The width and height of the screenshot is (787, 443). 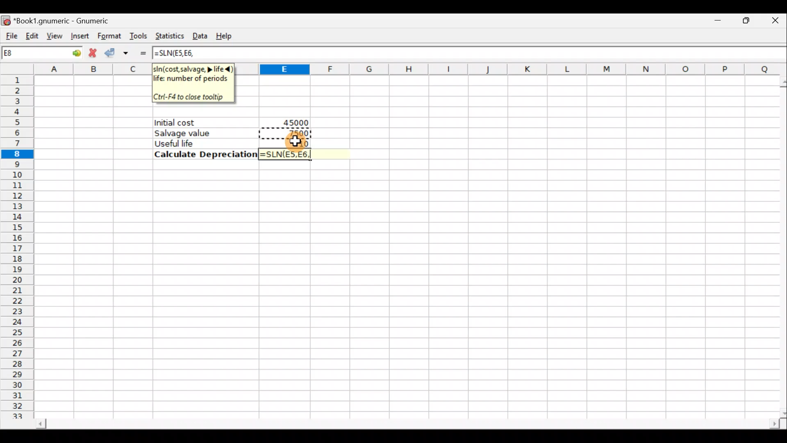 I want to click on 7500, so click(x=295, y=133).